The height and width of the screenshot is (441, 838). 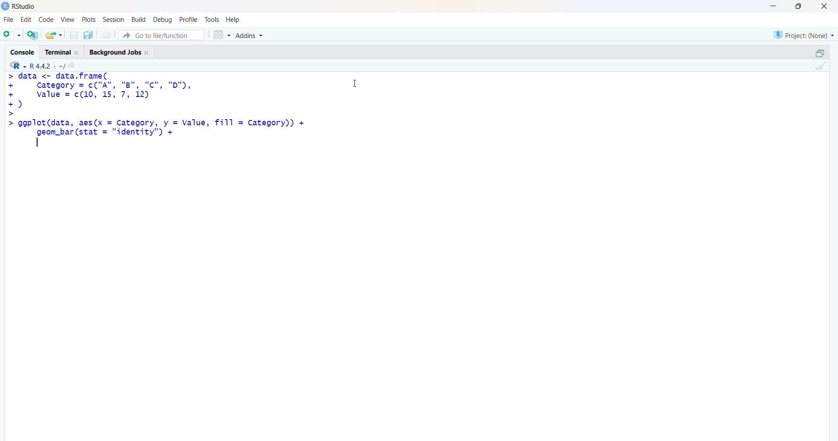 I want to click on Close, so click(x=823, y=6).